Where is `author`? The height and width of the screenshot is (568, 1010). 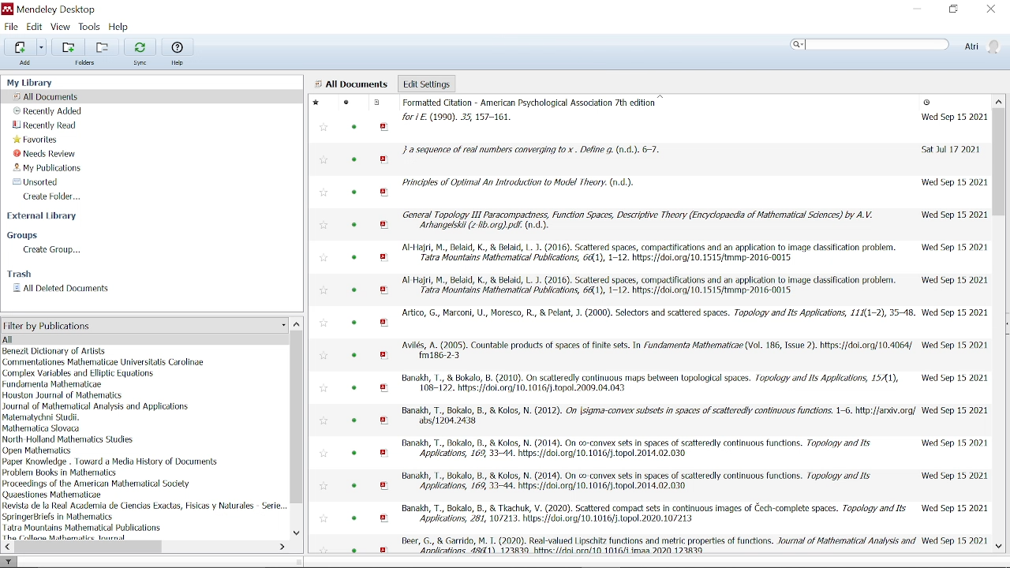
author is located at coordinates (39, 450).